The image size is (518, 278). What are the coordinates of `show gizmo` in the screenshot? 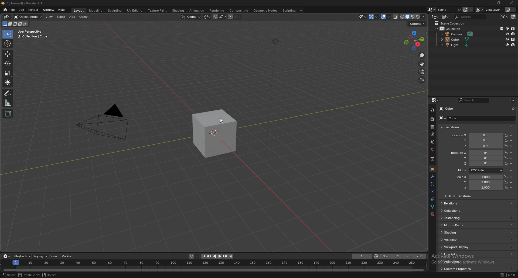 It's located at (374, 17).